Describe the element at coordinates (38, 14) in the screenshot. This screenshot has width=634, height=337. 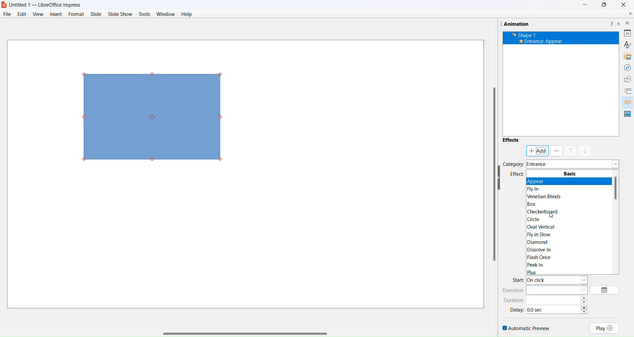
I see `view` at that location.